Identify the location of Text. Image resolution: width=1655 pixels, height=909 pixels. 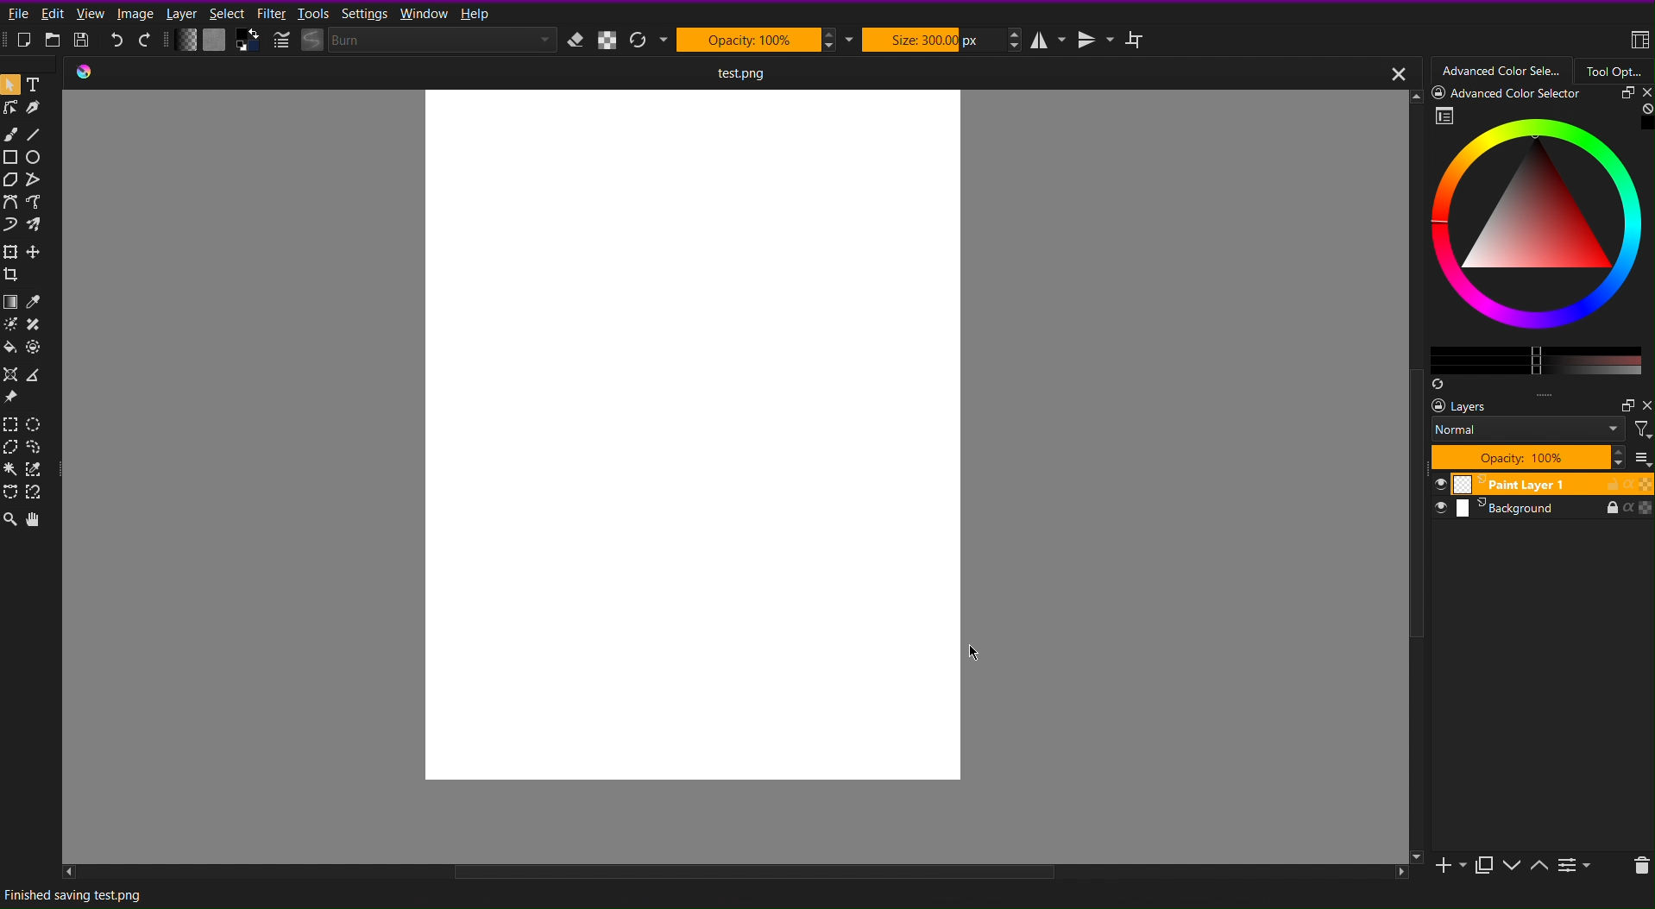
(36, 86).